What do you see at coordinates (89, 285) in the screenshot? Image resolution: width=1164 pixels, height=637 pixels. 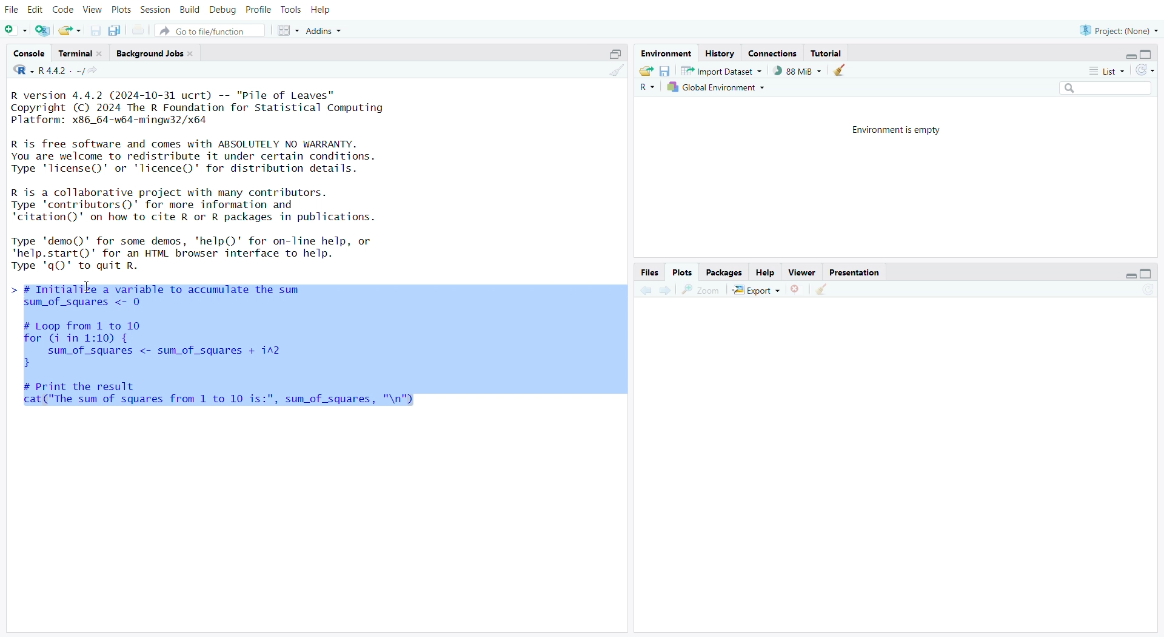 I see `cursor` at bounding box center [89, 285].